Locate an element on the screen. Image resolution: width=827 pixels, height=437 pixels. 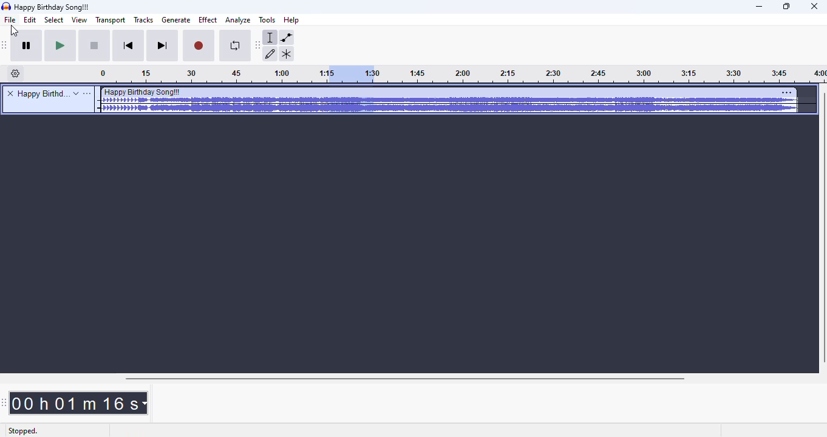
draw tool is located at coordinates (273, 55).